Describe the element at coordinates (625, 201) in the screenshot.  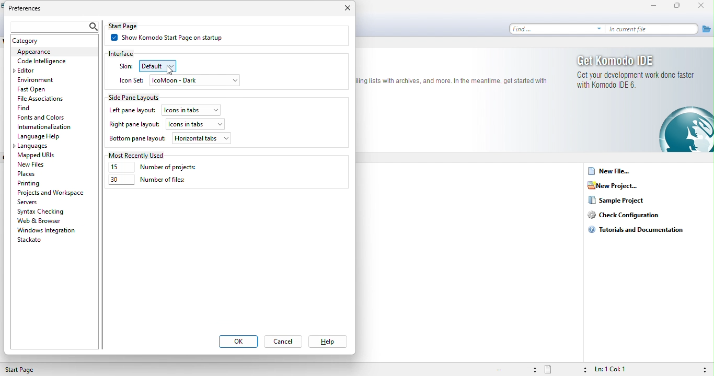
I see `sample project` at that location.